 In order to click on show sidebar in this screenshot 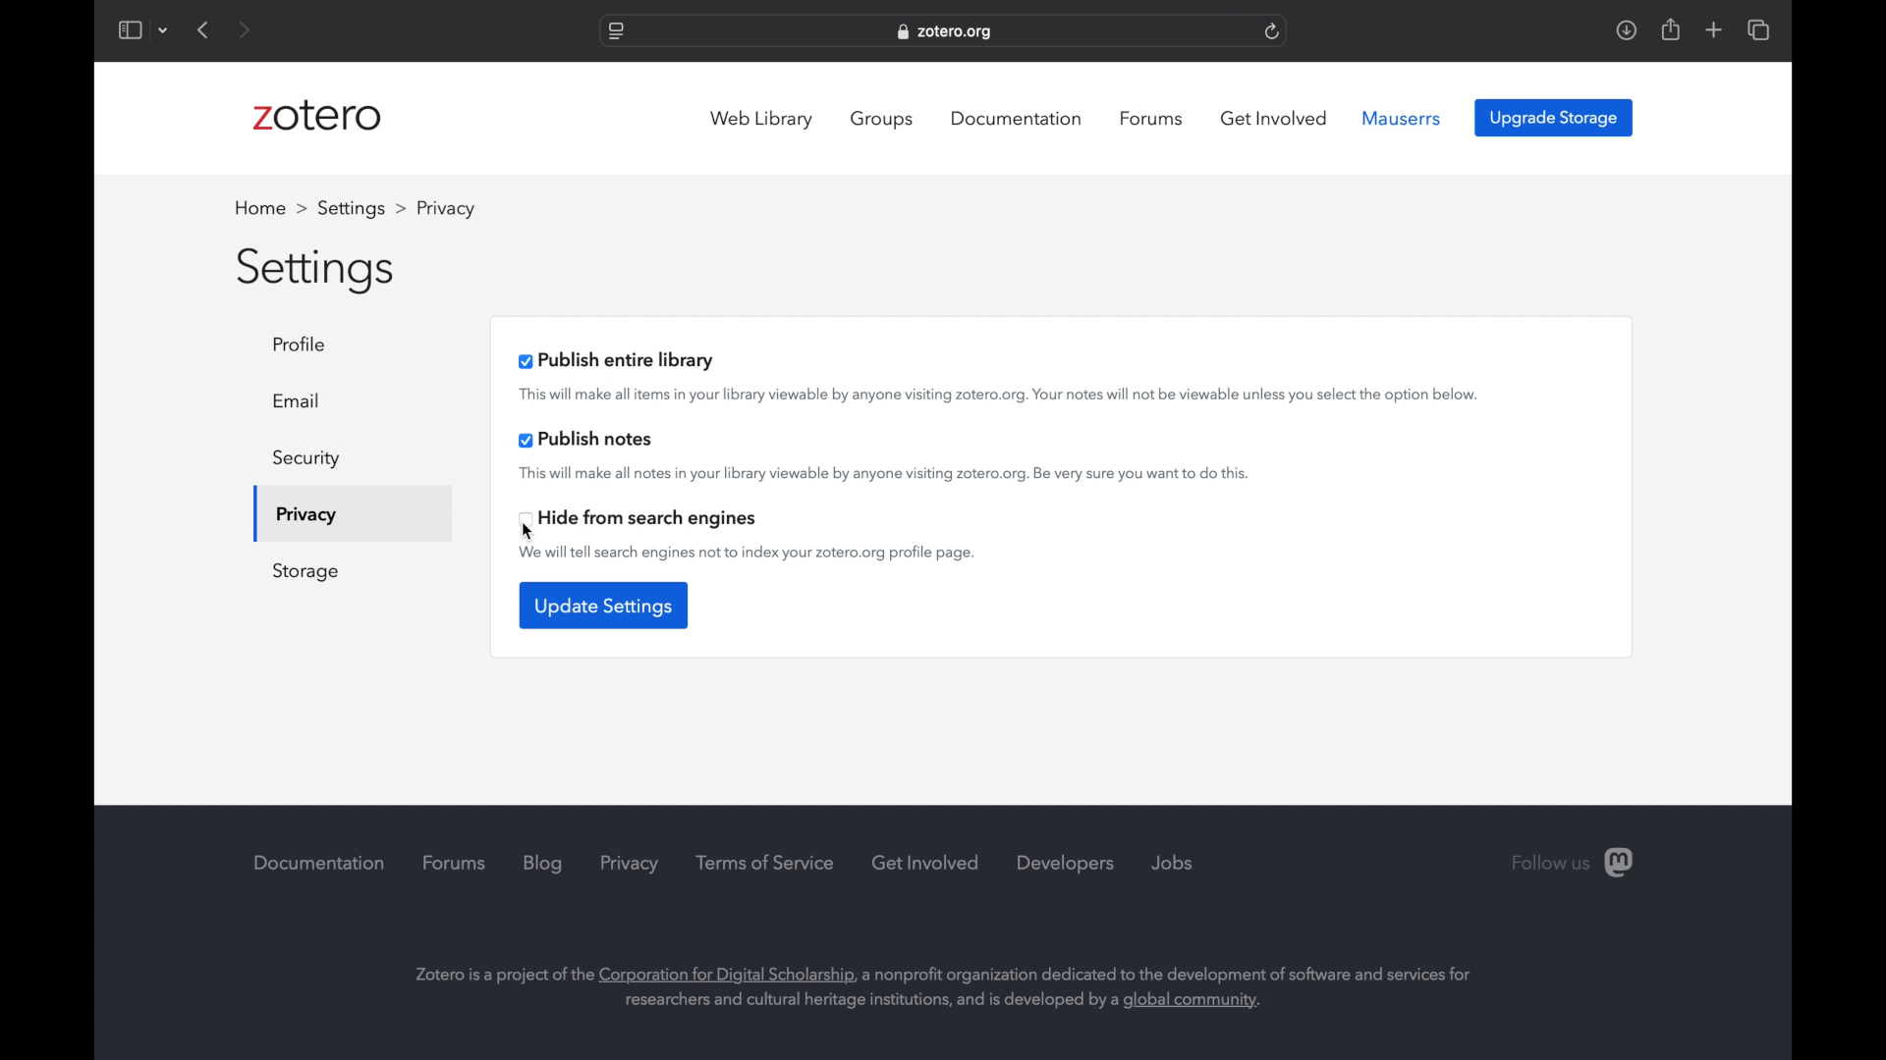, I will do `click(129, 31)`.